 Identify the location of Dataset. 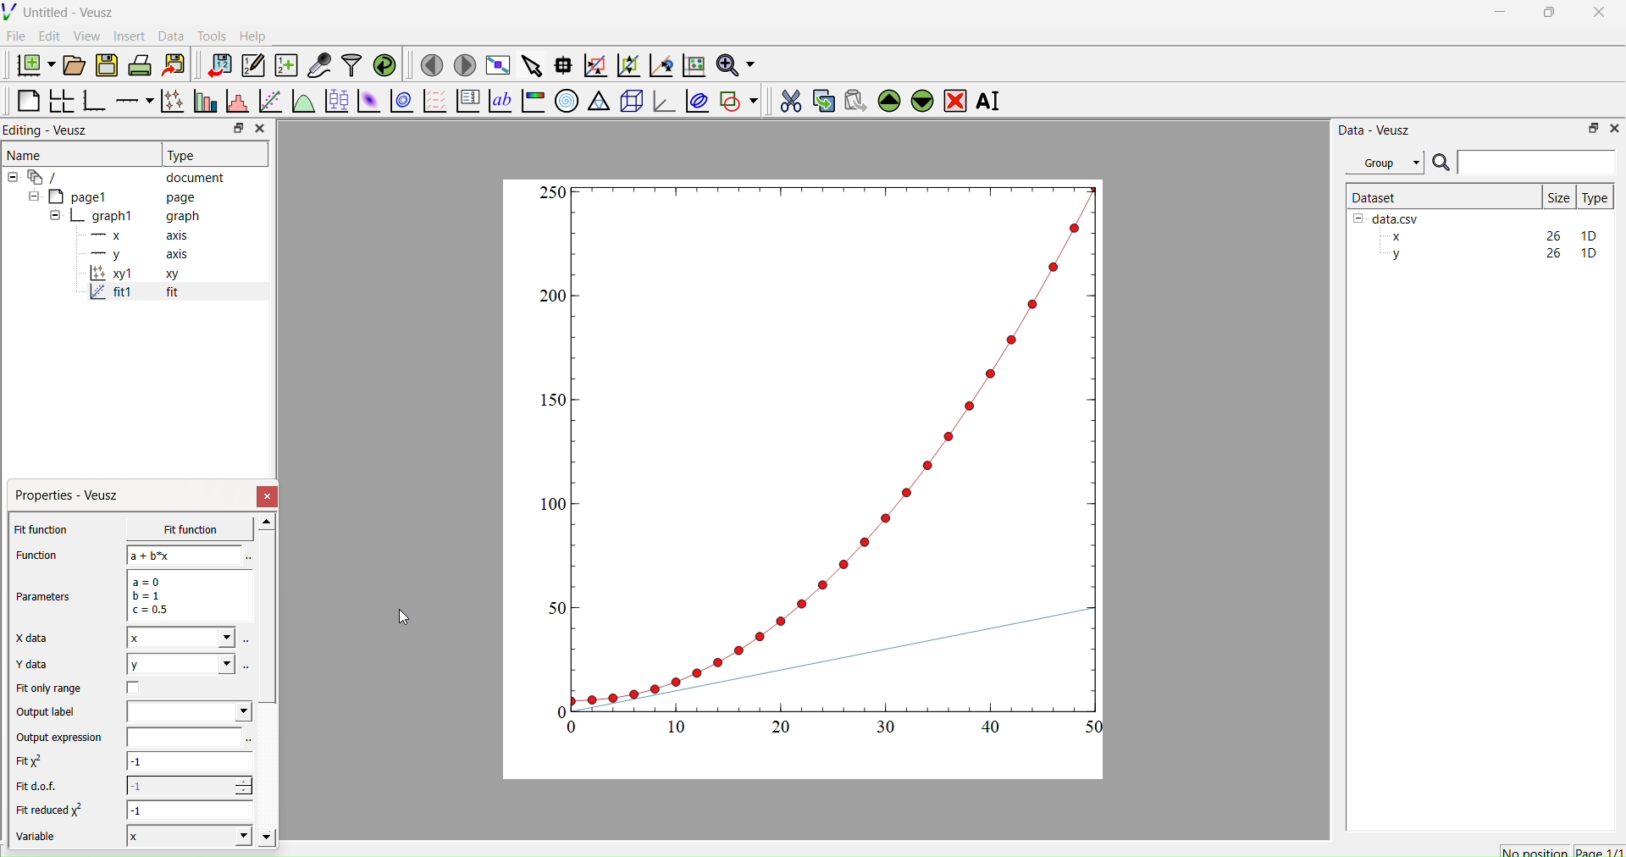
(1375, 196).